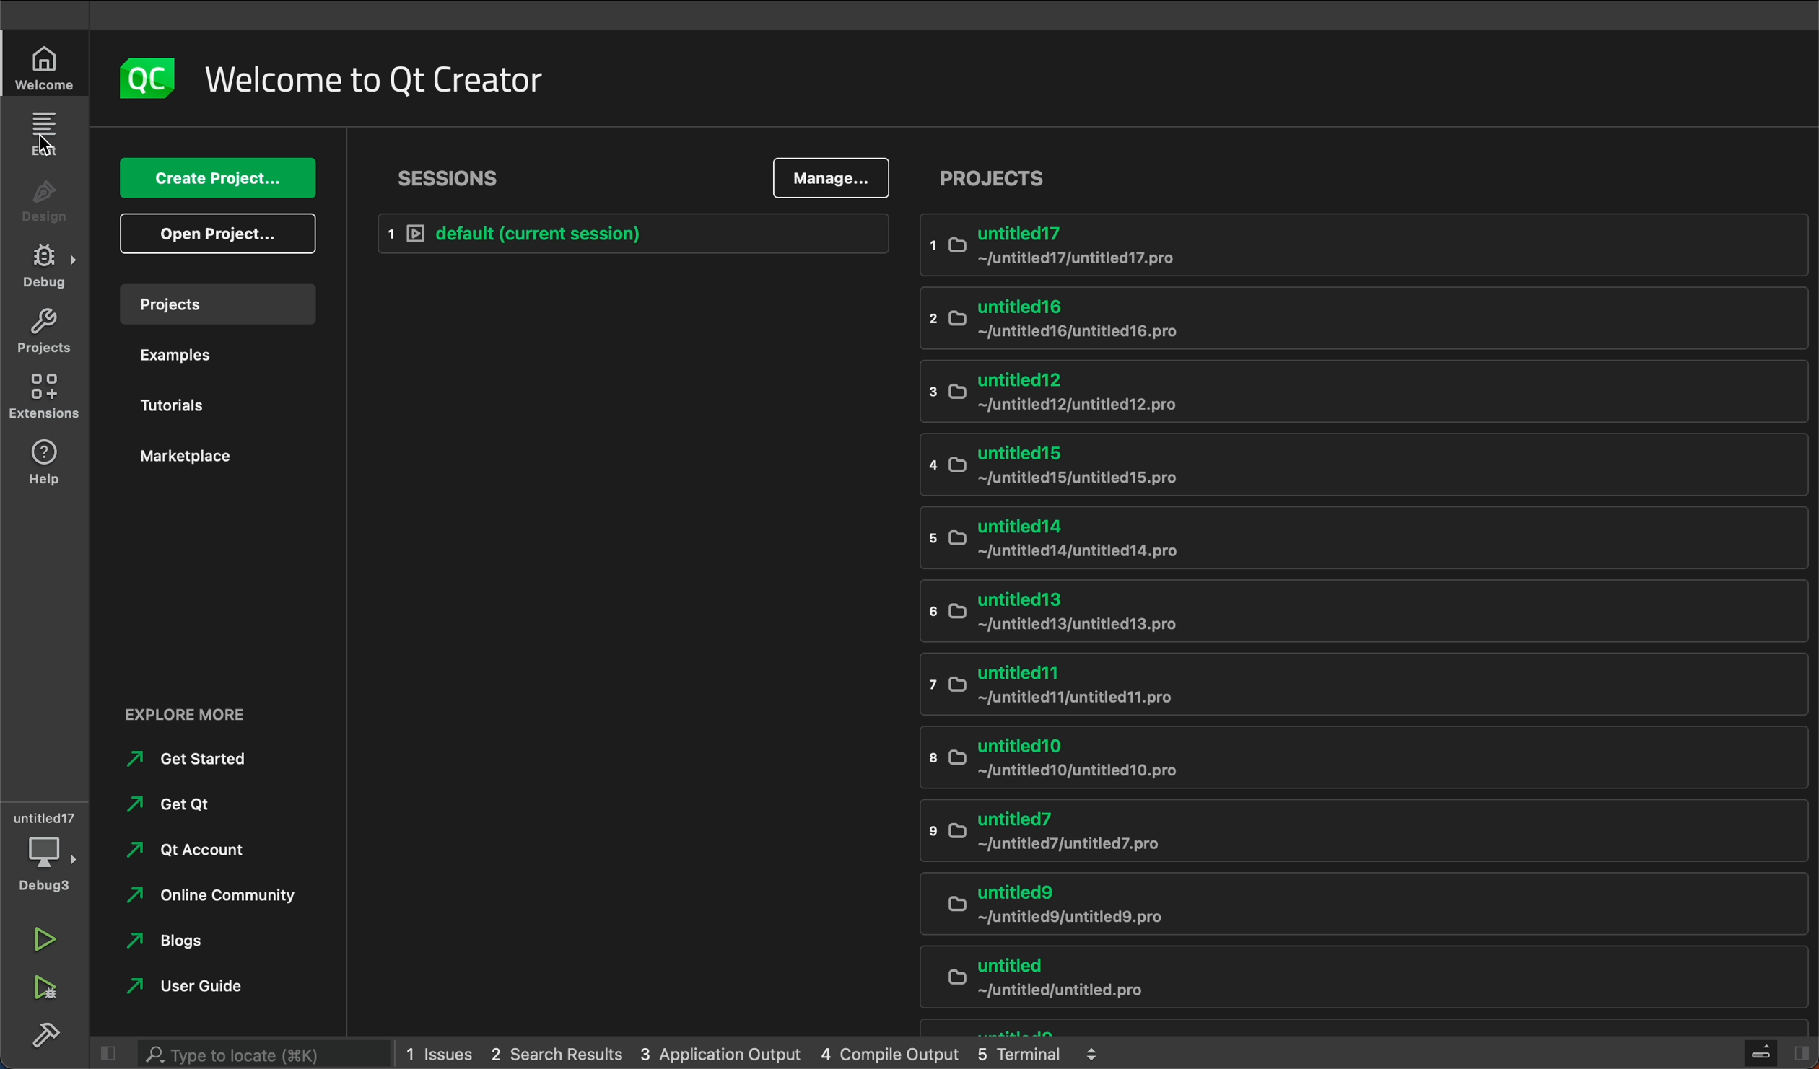 Image resolution: width=1819 pixels, height=1069 pixels. What do you see at coordinates (239, 1055) in the screenshot?
I see `search` at bounding box center [239, 1055].